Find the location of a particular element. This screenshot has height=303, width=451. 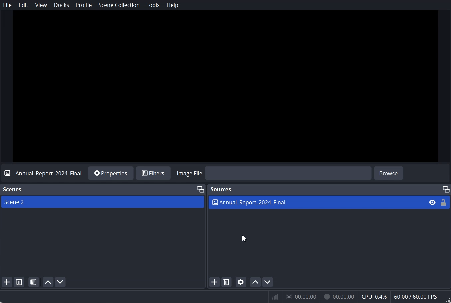

Numeric results is located at coordinates (359, 296).